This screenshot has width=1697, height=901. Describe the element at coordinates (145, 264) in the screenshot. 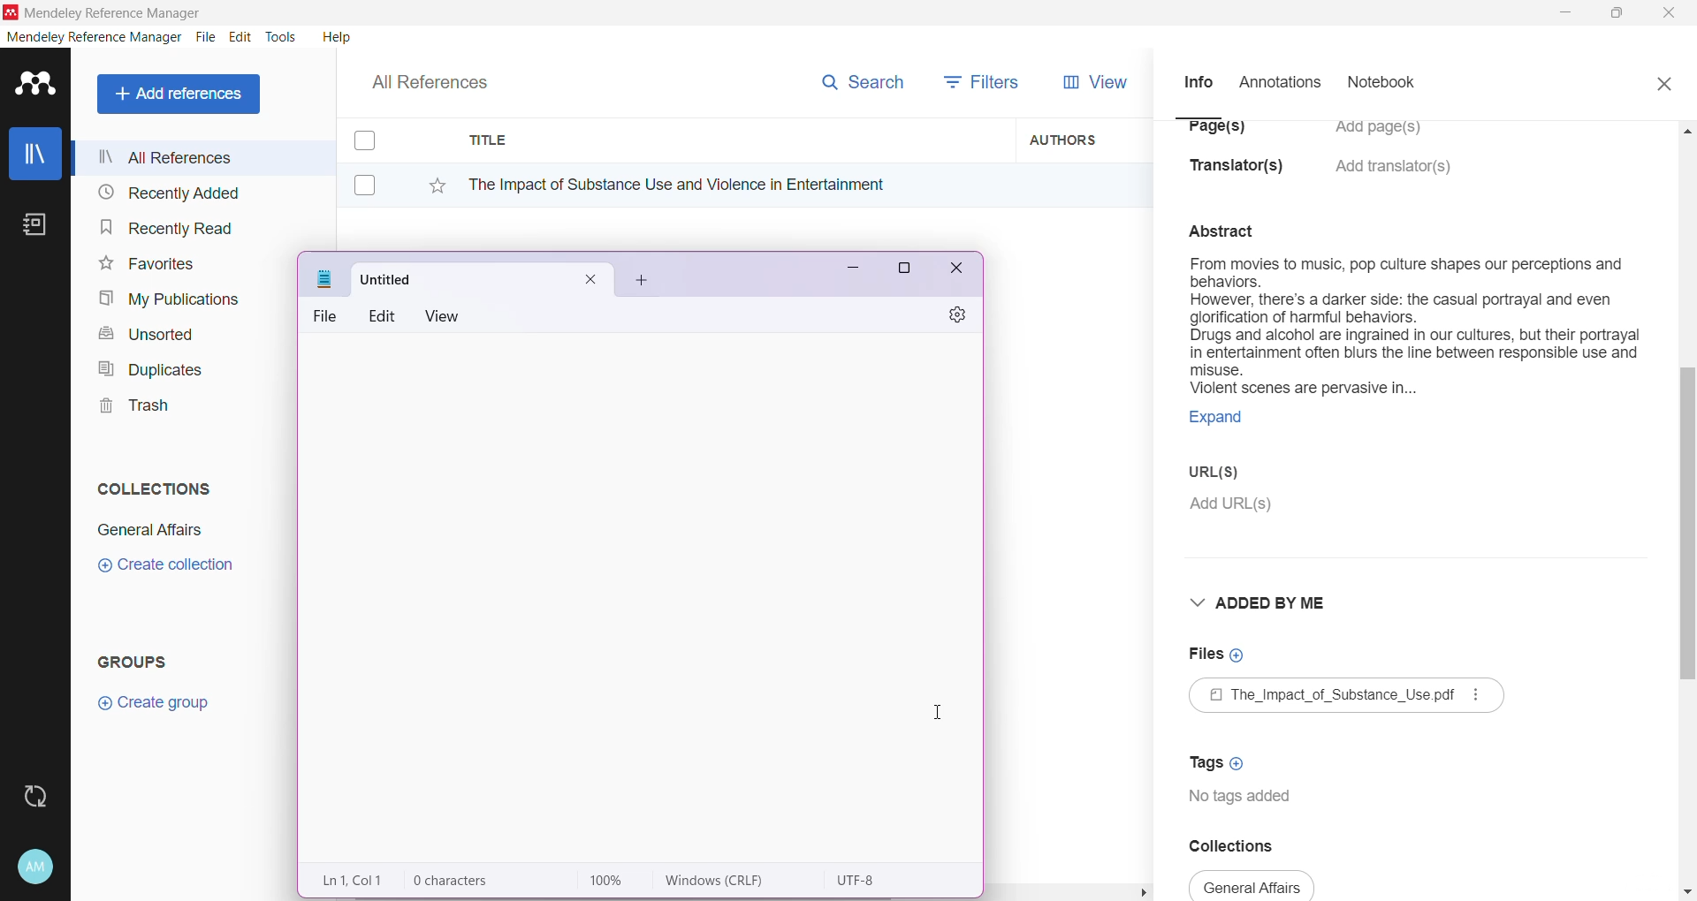

I see `Favorites` at that location.